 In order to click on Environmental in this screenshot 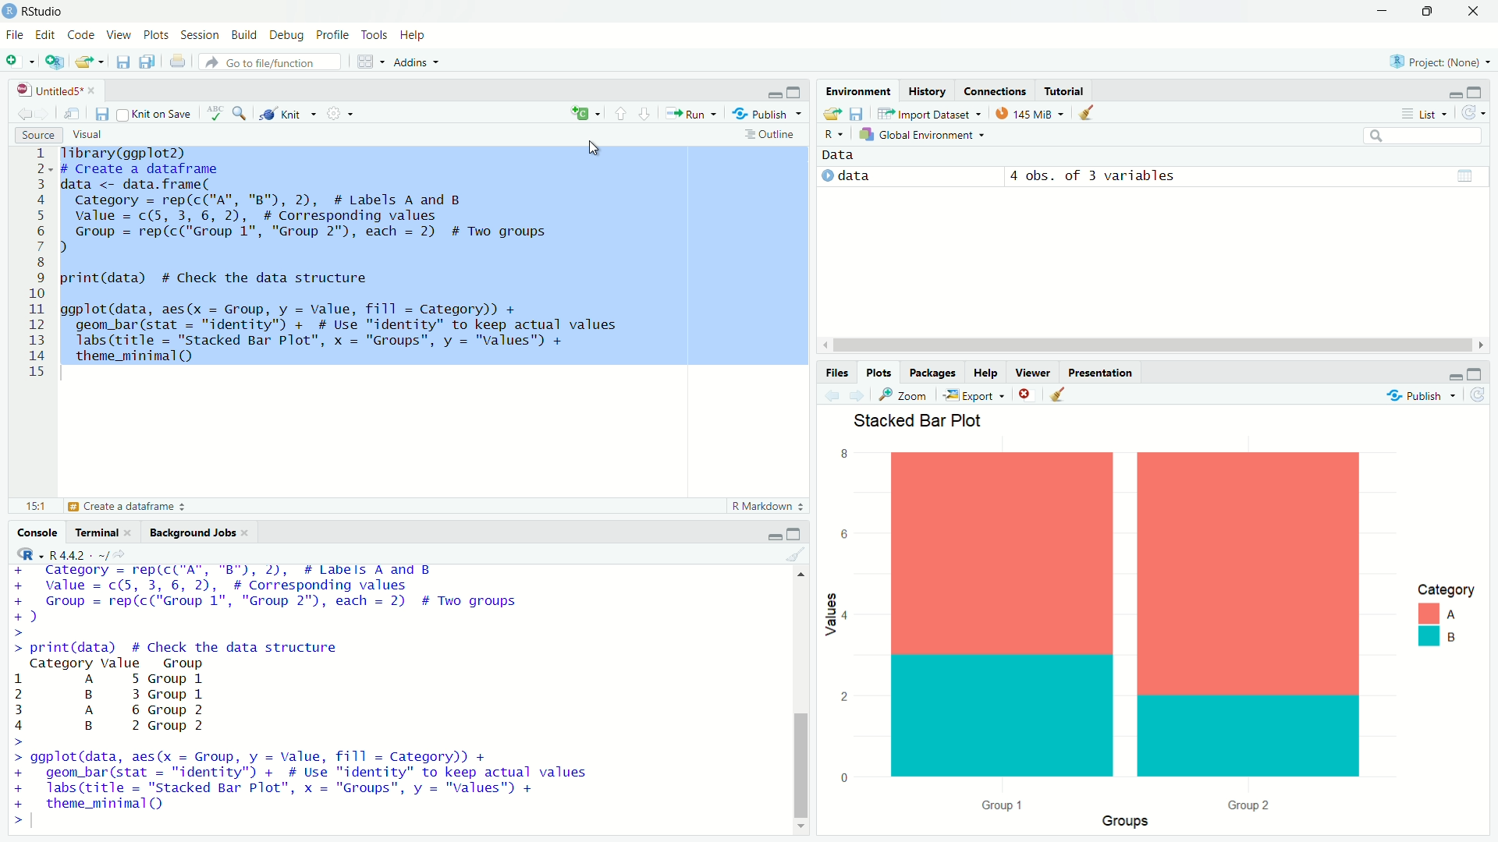, I will do `click(858, 90)`.